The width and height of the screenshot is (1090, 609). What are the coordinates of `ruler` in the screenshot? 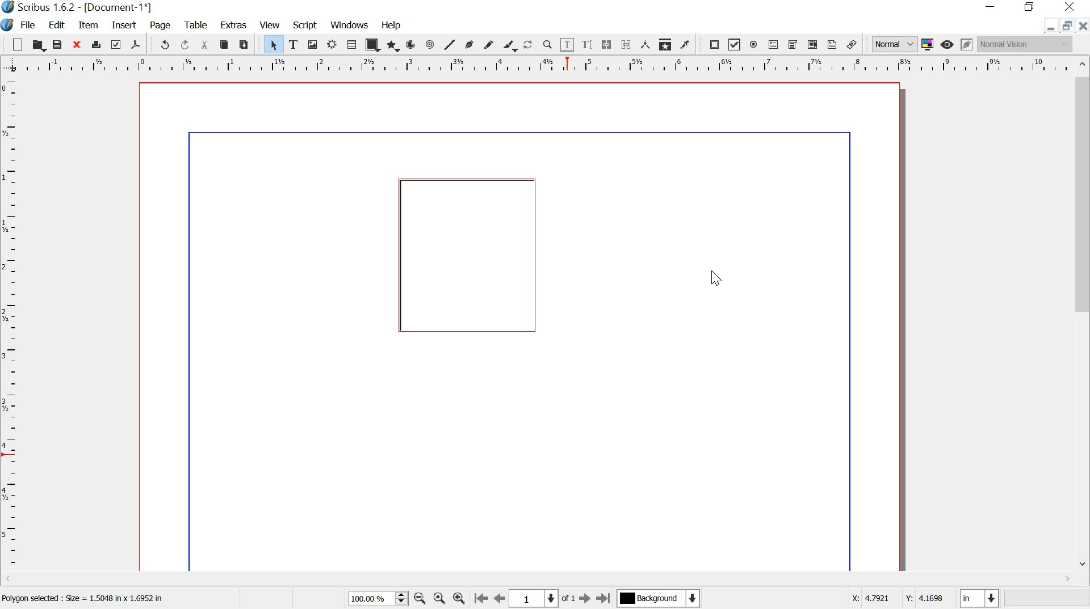 It's located at (10, 325).